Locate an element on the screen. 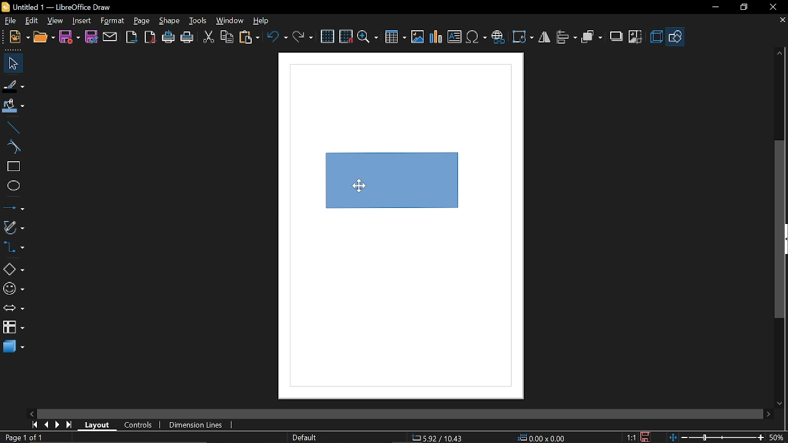 Image resolution: width=788 pixels, height=443 pixels. flip is located at coordinates (544, 38).